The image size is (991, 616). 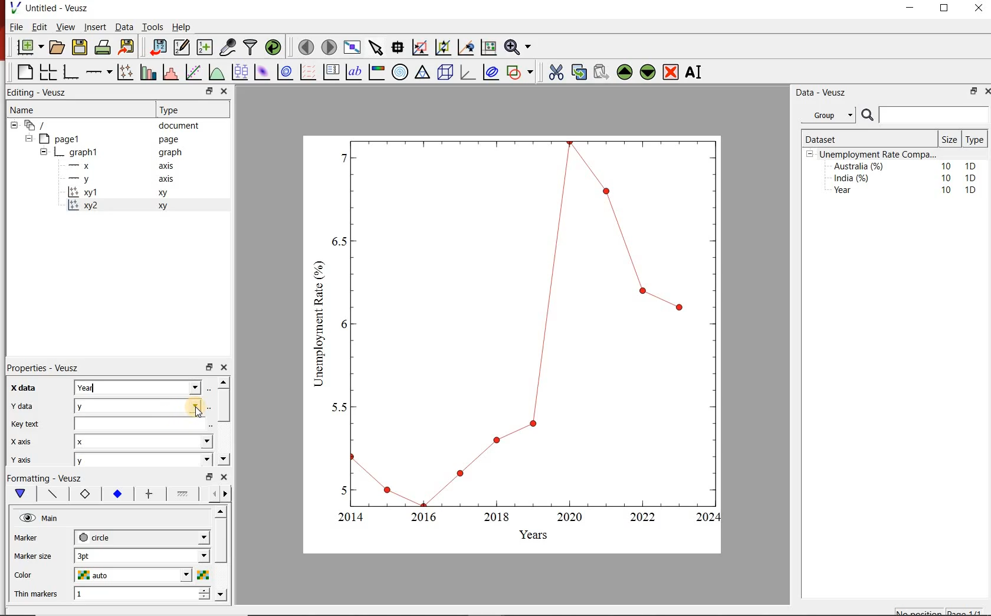 I want to click on minimise, so click(x=211, y=91).